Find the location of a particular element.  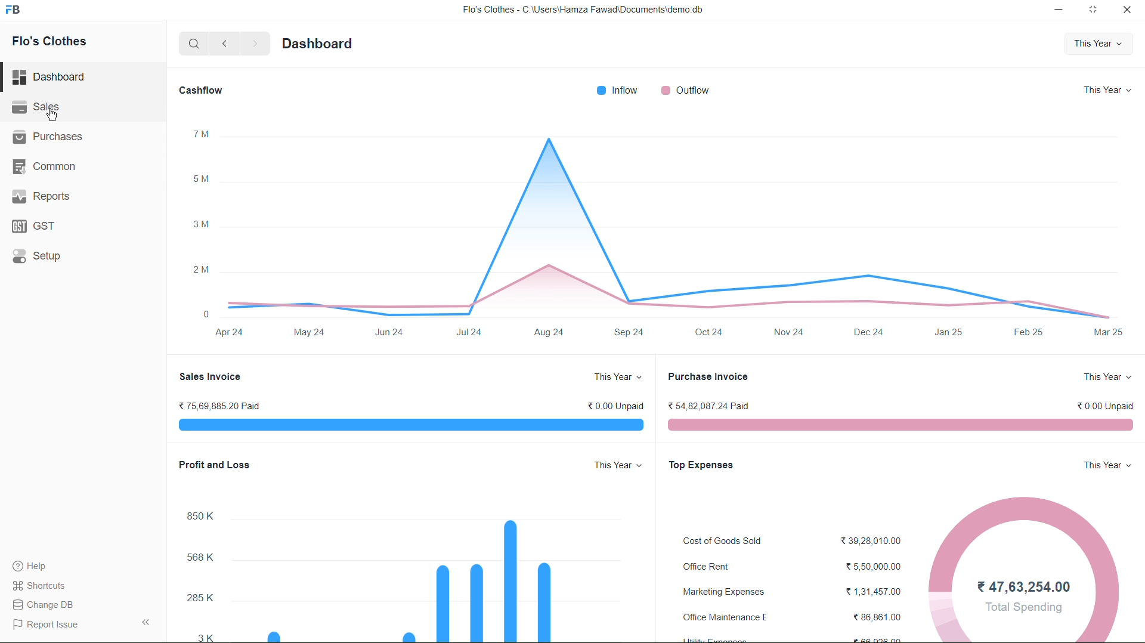

This Year  is located at coordinates (1104, 375).